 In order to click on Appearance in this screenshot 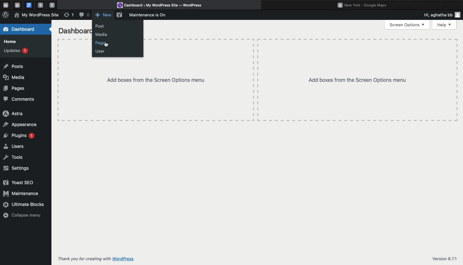, I will do `click(20, 124)`.